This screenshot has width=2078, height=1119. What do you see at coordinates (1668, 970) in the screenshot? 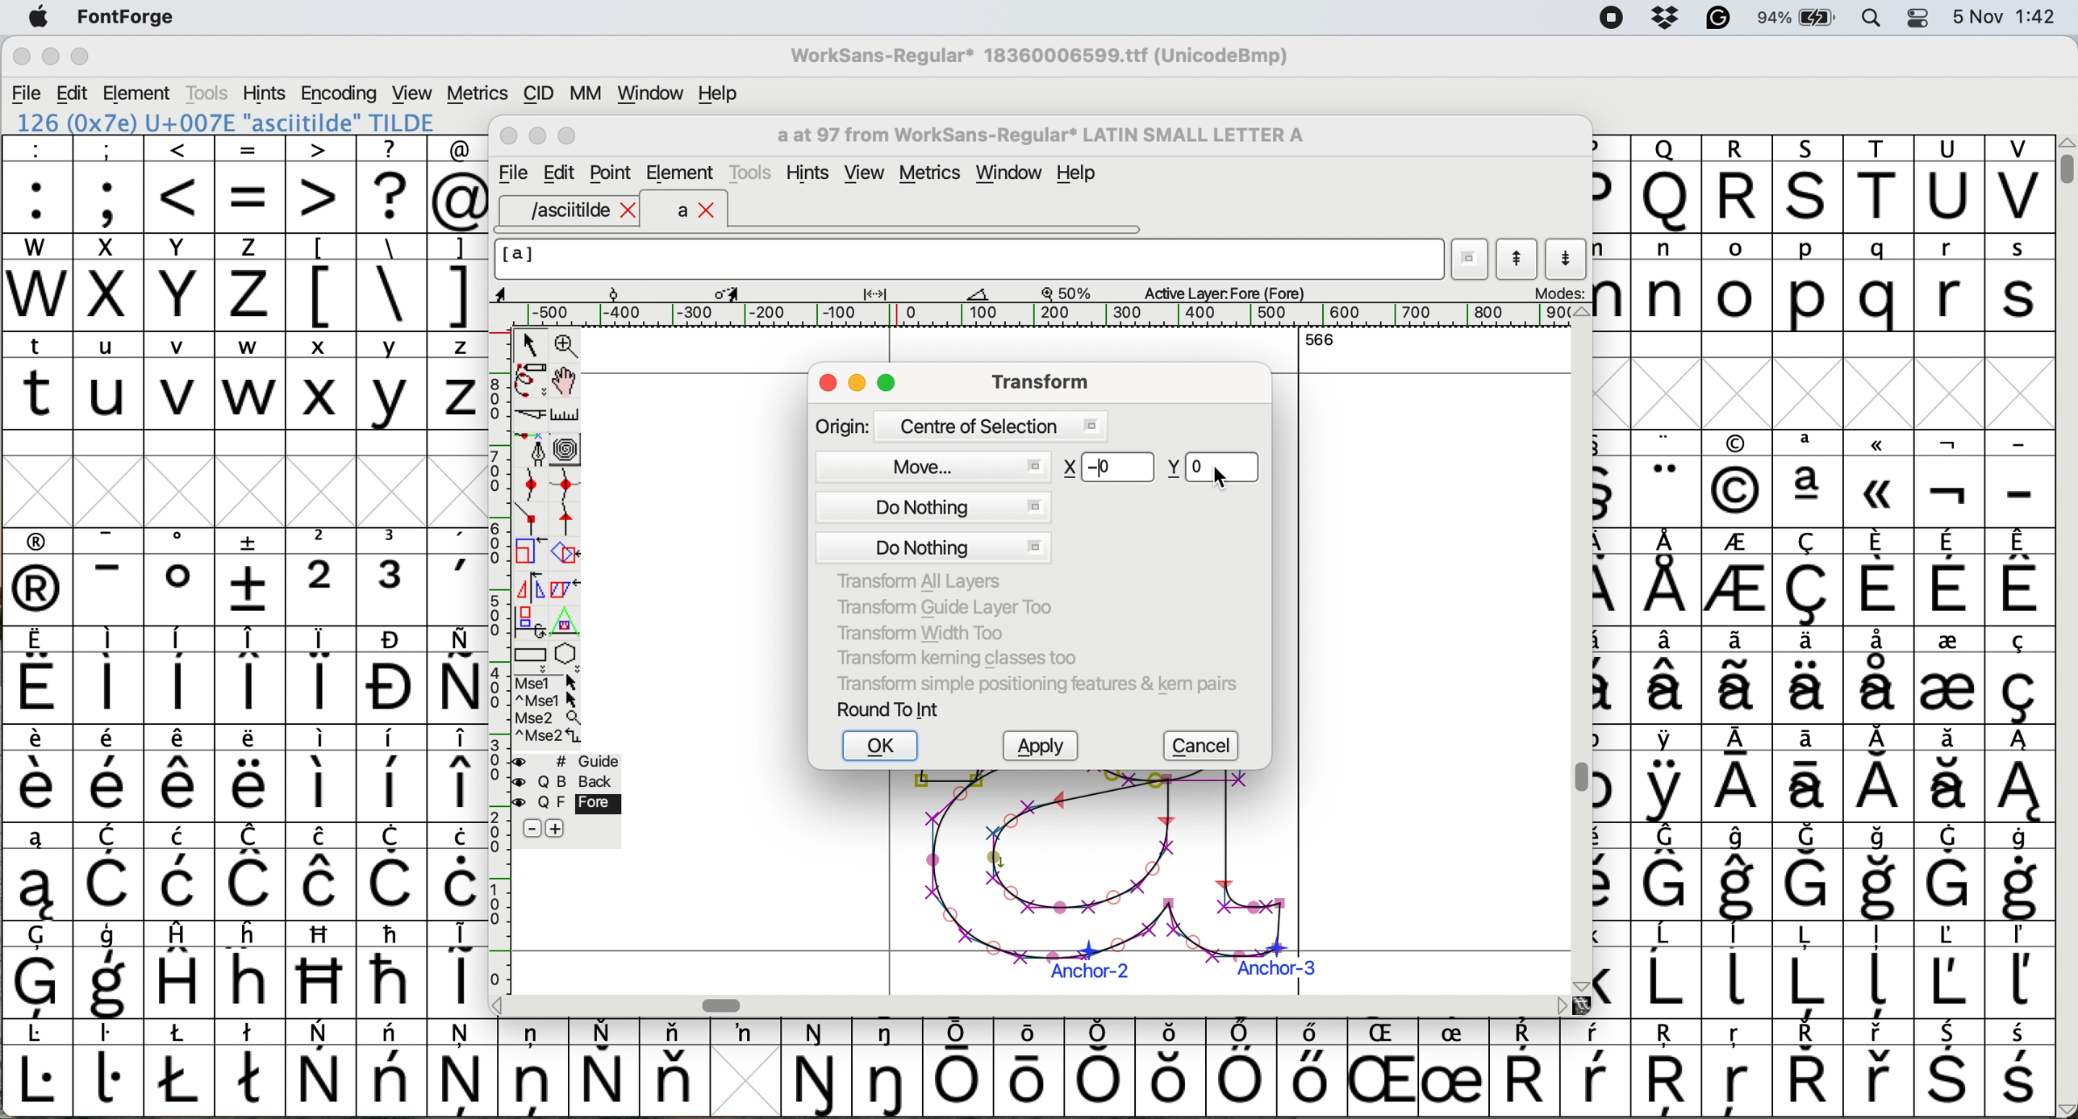
I see `symbol` at bounding box center [1668, 970].